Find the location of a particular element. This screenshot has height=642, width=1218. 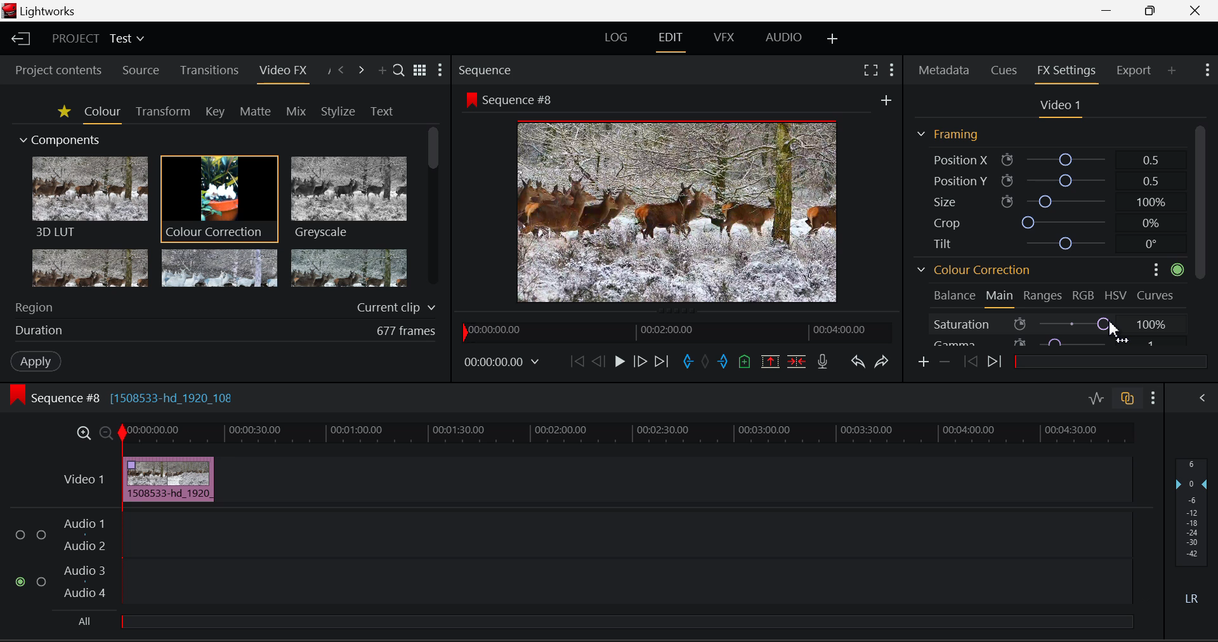

RGB is located at coordinates (1084, 295).